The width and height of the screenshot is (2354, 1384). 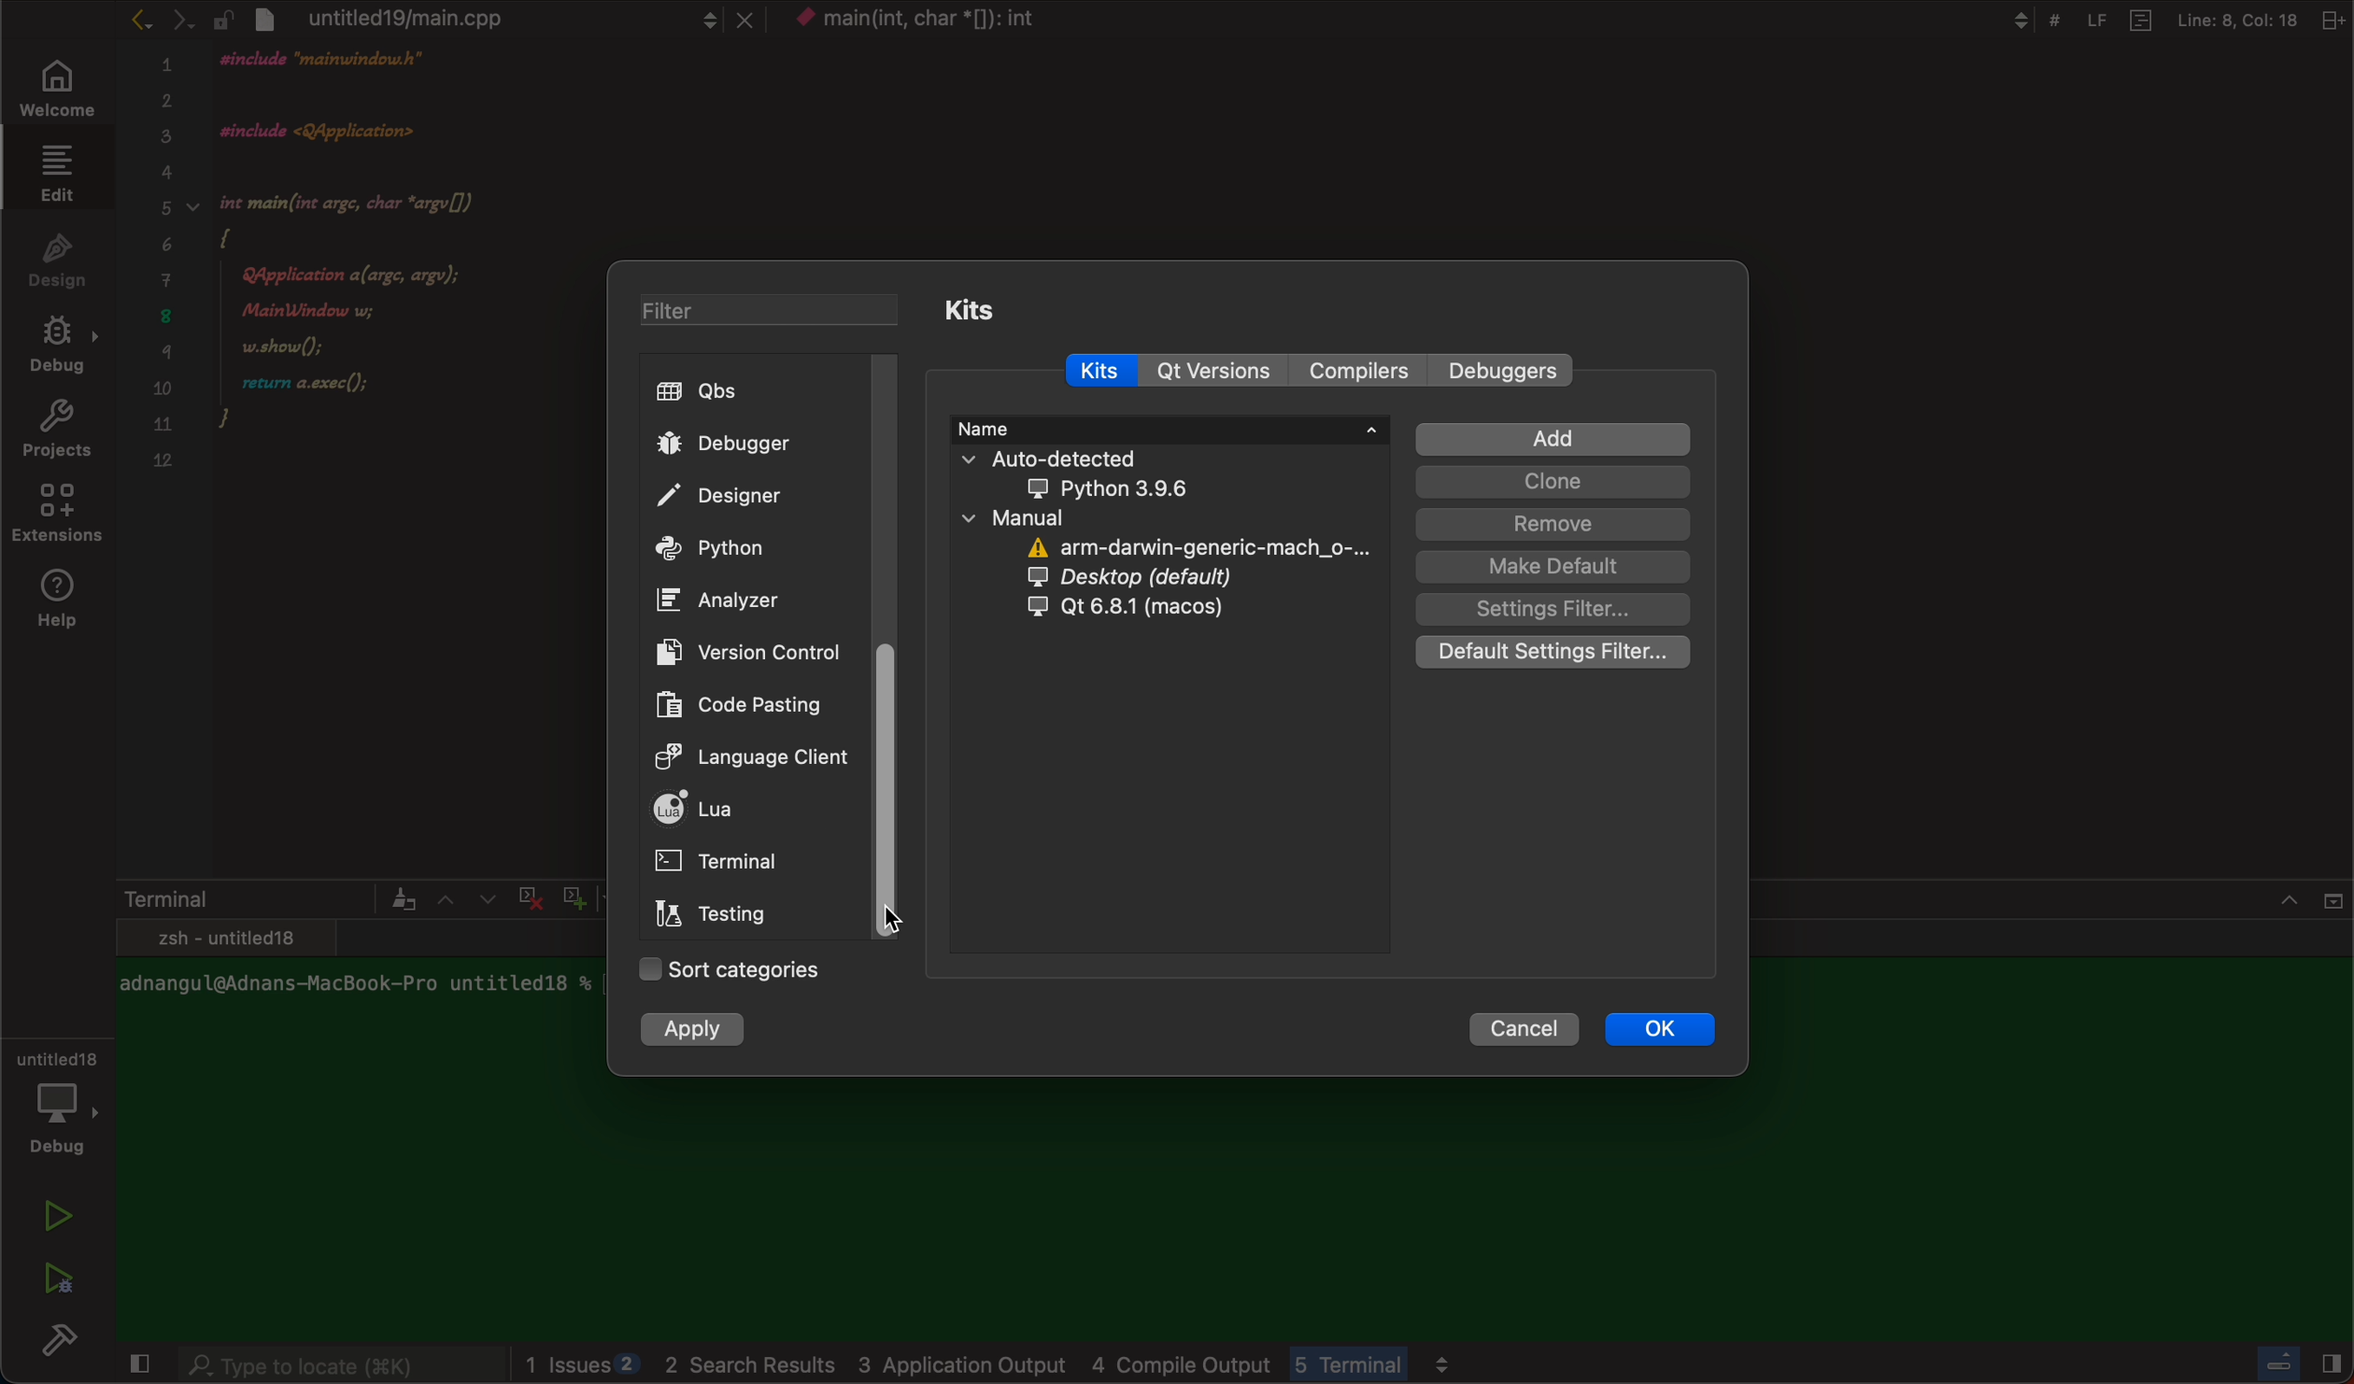 I want to click on debugger, so click(x=756, y=443).